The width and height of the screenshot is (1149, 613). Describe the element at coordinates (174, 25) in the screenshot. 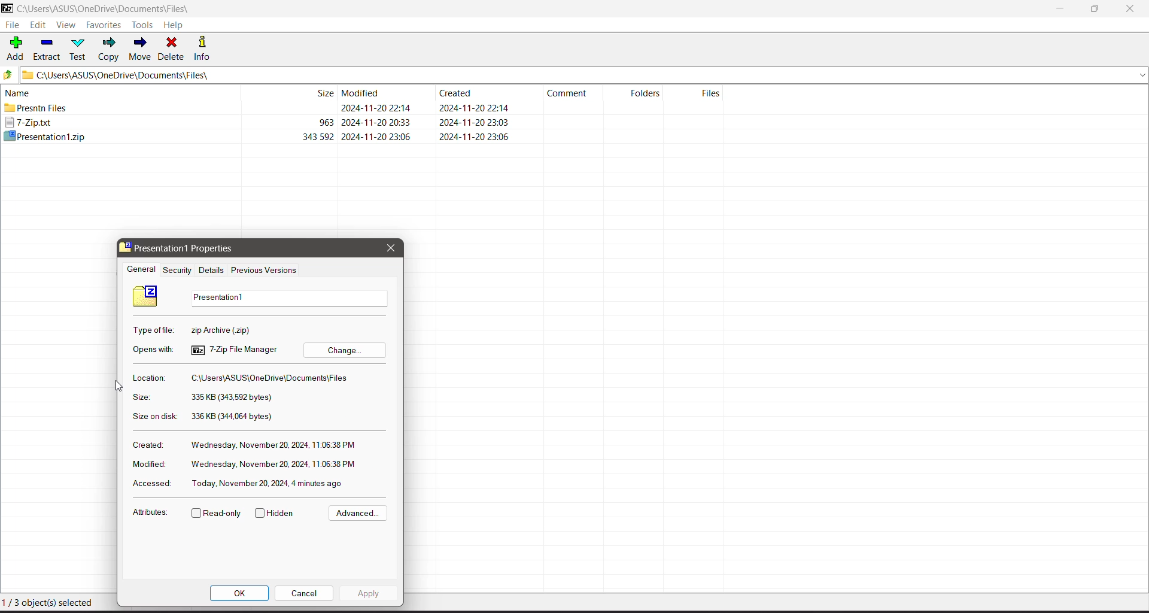

I see `Help` at that location.